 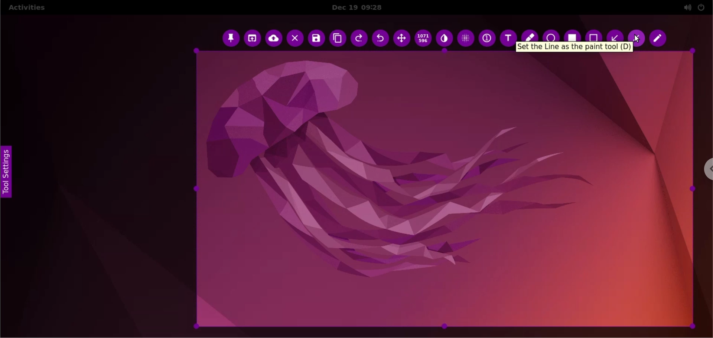 What do you see at coordinates (317, 39) in the screenshot?
I see `save` at bounding box center [317, 39].